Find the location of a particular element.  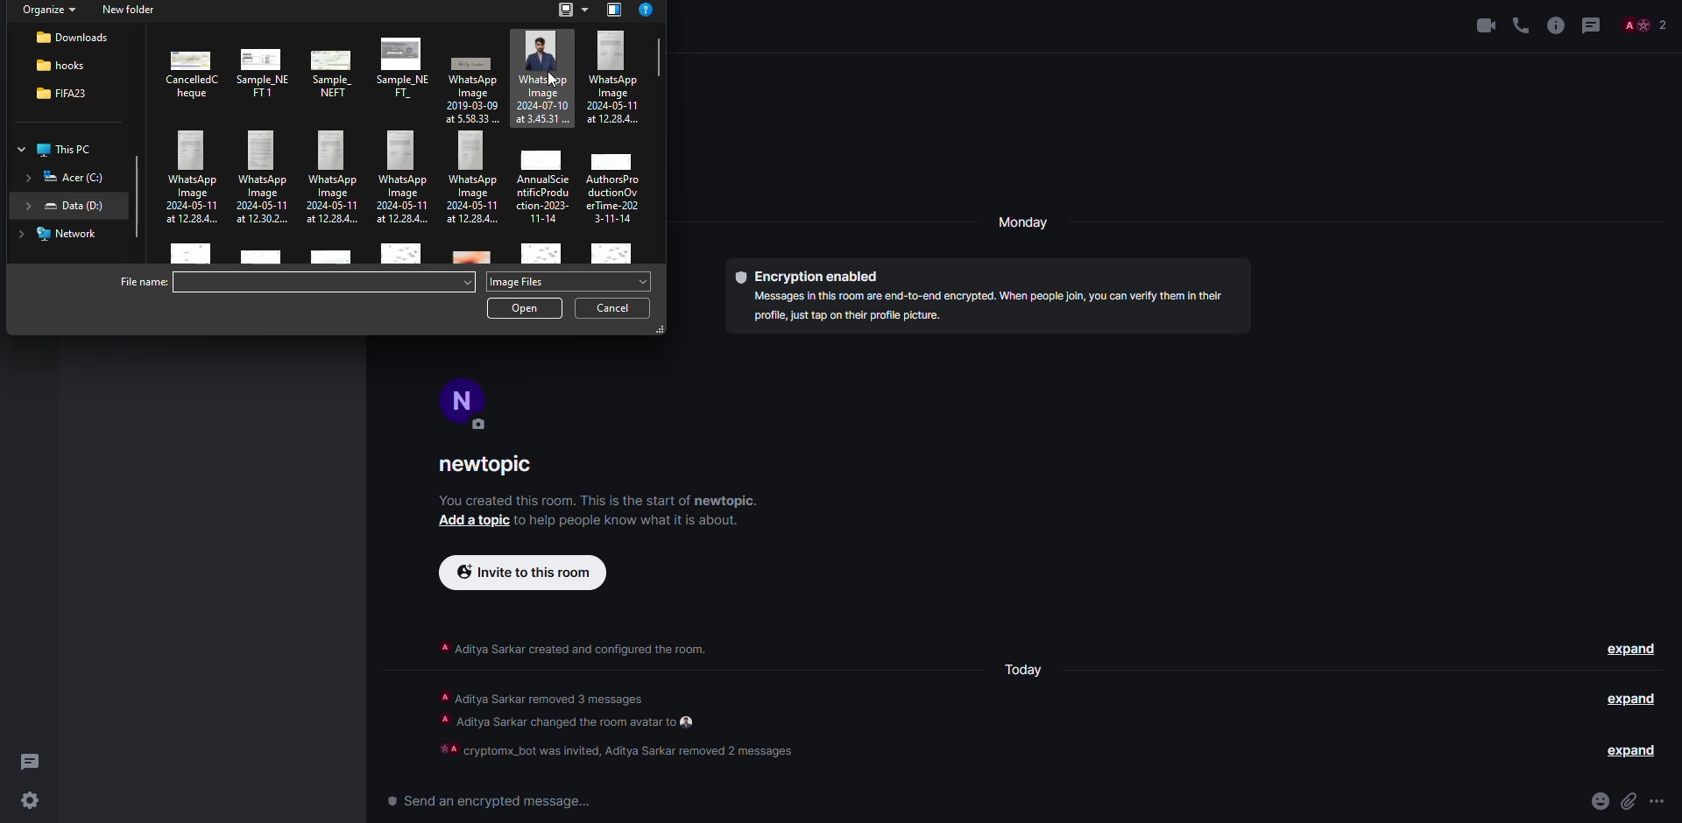

expand is located at coordinates (1625, 751).